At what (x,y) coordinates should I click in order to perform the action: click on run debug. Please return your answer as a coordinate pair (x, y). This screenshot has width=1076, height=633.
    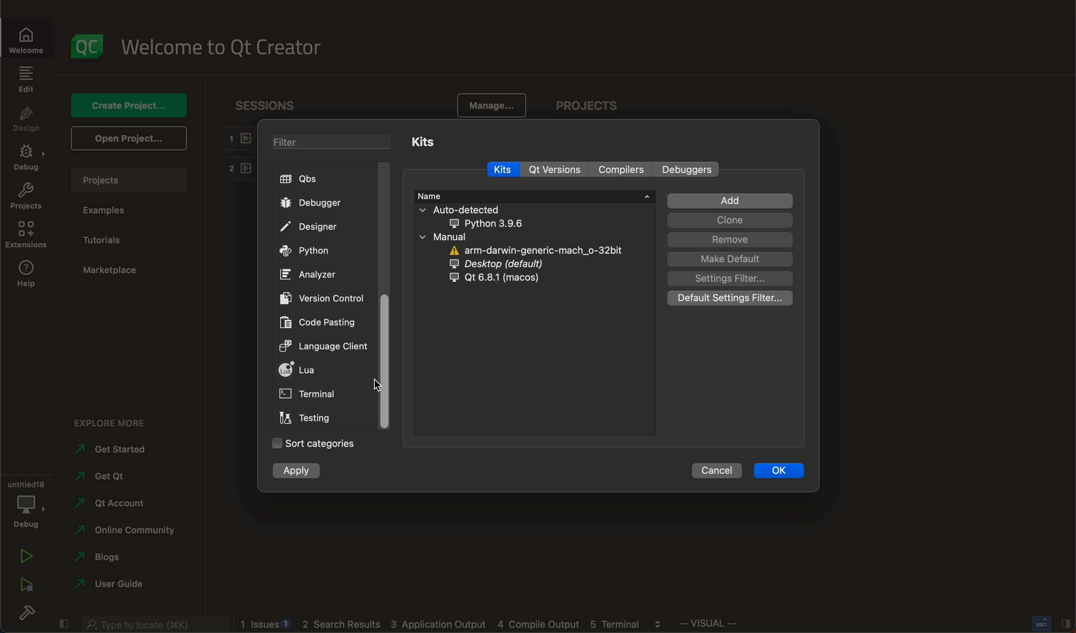
    Looking at the image, I should click on (25, 588).